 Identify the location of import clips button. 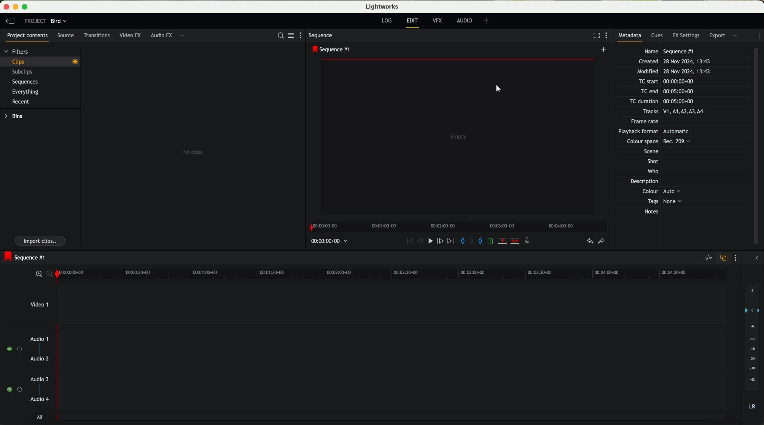
(41, 240).